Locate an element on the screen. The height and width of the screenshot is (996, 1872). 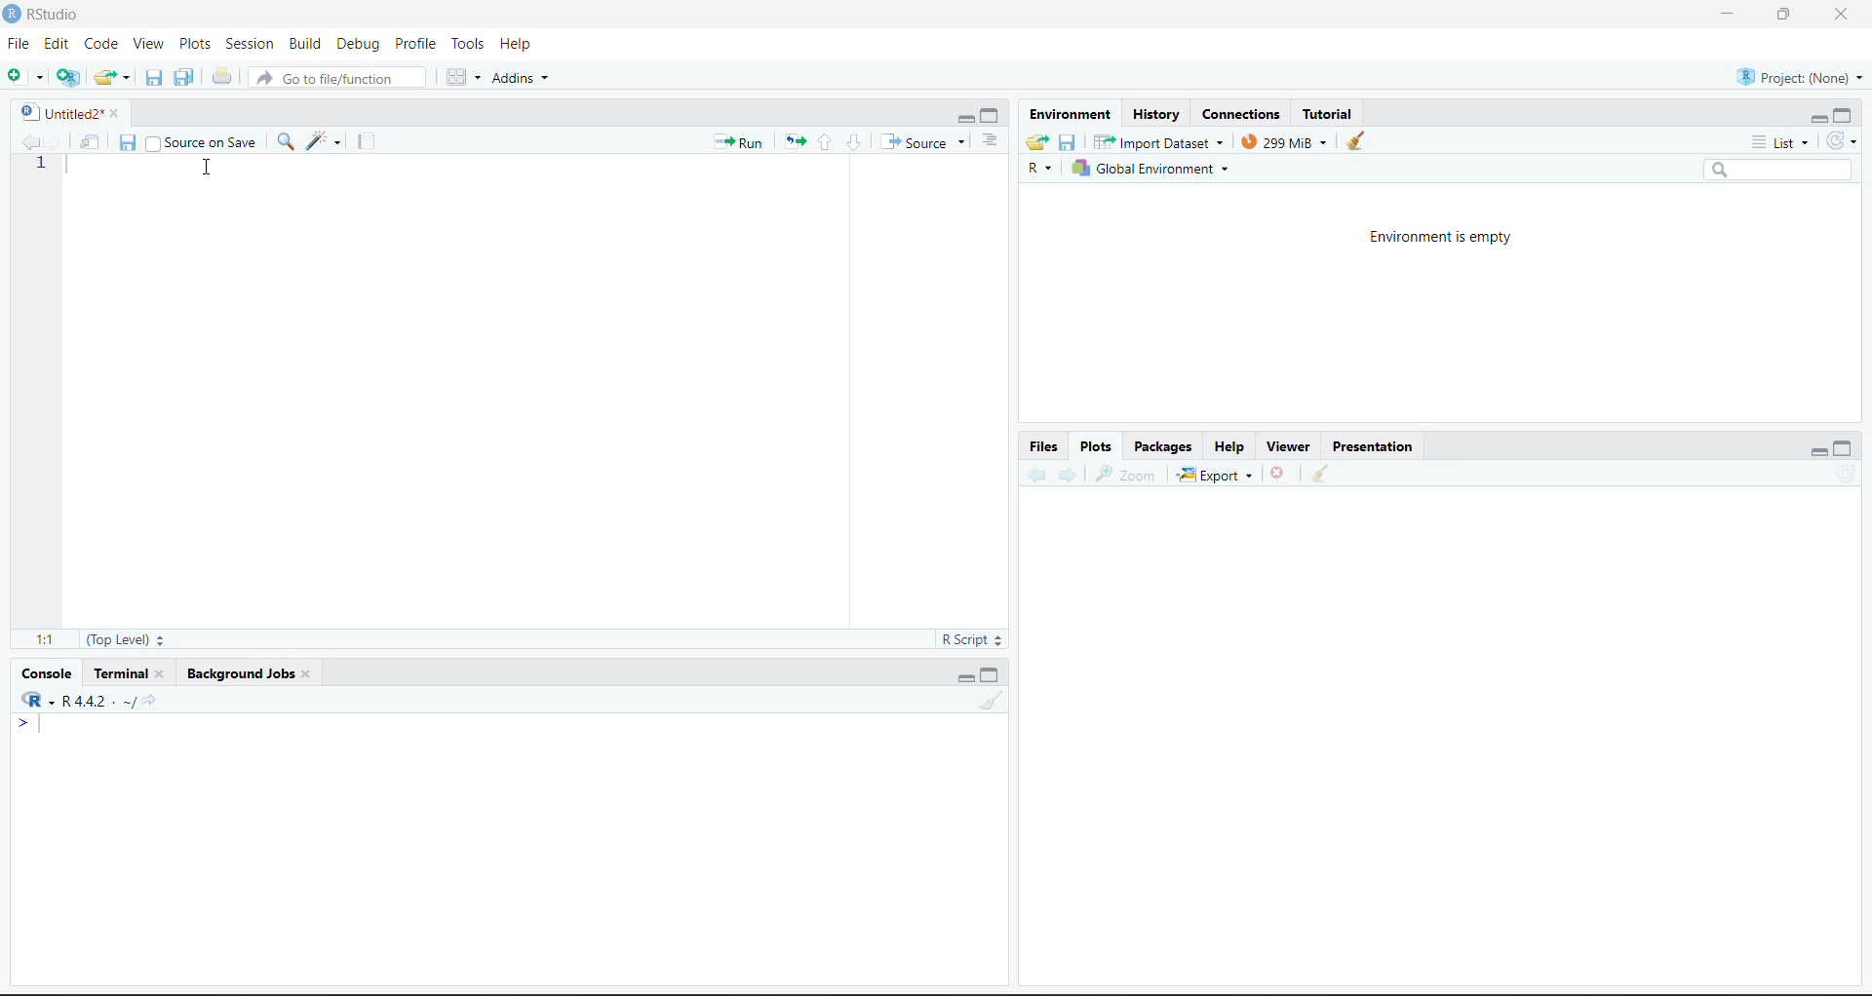
Tools is located at coordinates (473, 44).